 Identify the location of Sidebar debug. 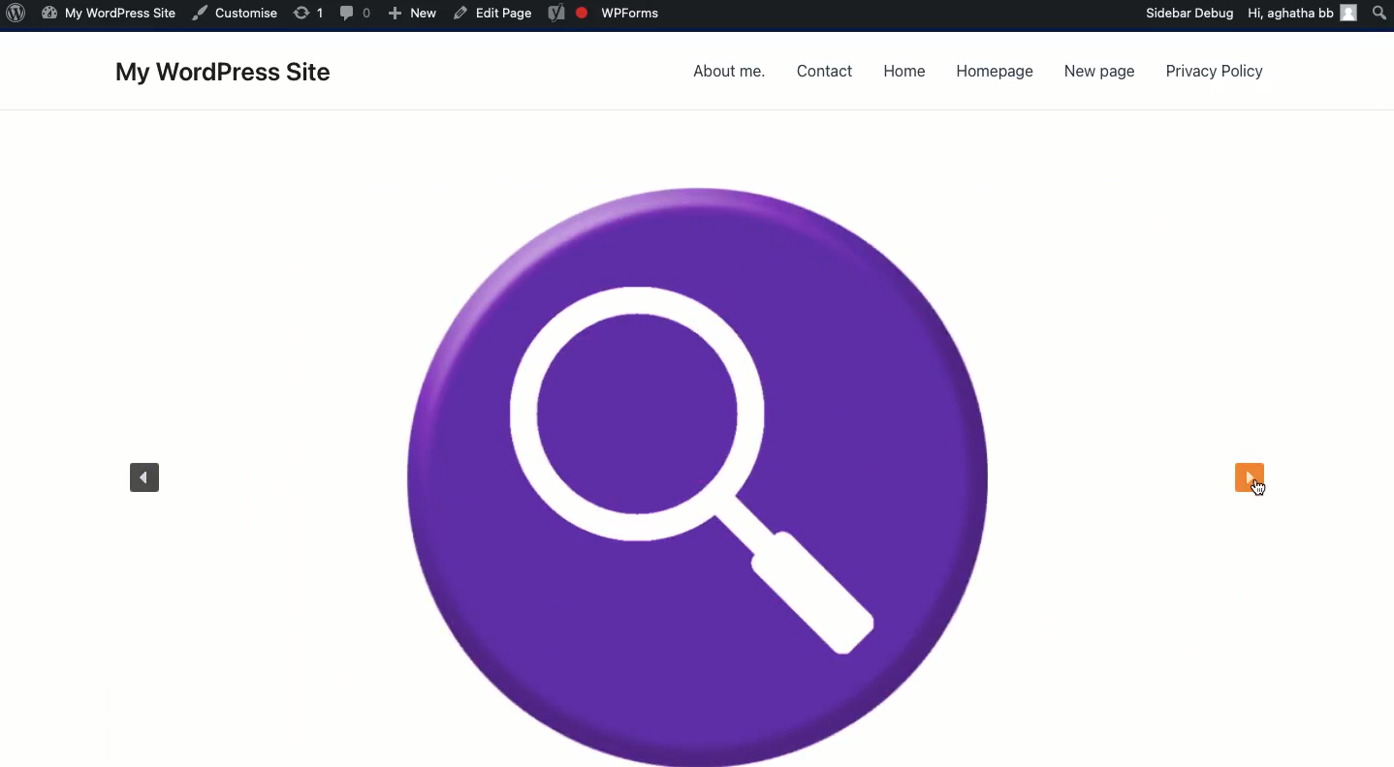
(1191, 14).